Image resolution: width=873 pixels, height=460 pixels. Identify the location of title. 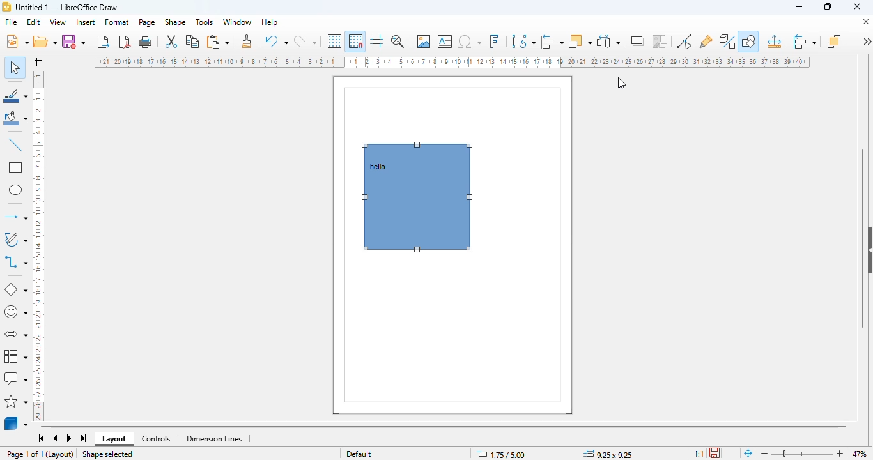
(66, 7).